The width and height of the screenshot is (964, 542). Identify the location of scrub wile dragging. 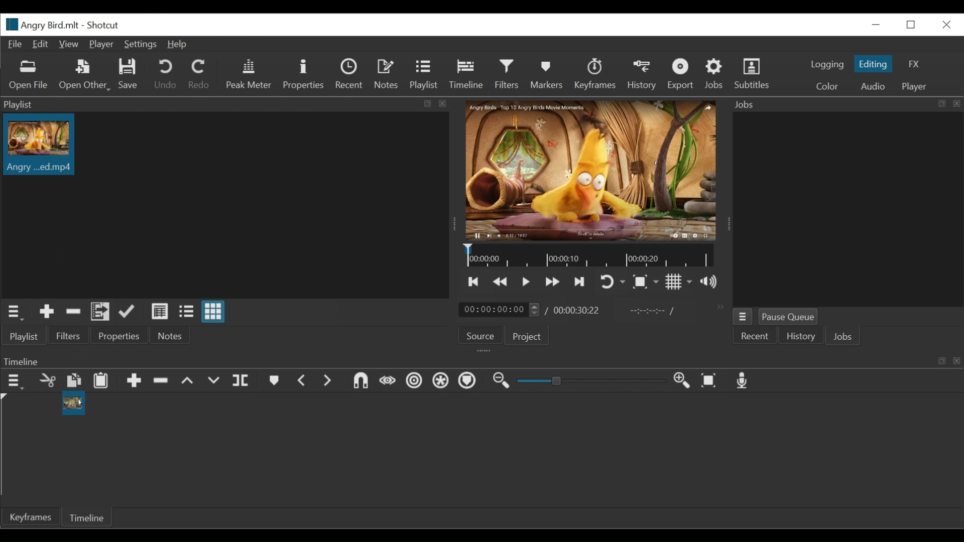
(388, 380).